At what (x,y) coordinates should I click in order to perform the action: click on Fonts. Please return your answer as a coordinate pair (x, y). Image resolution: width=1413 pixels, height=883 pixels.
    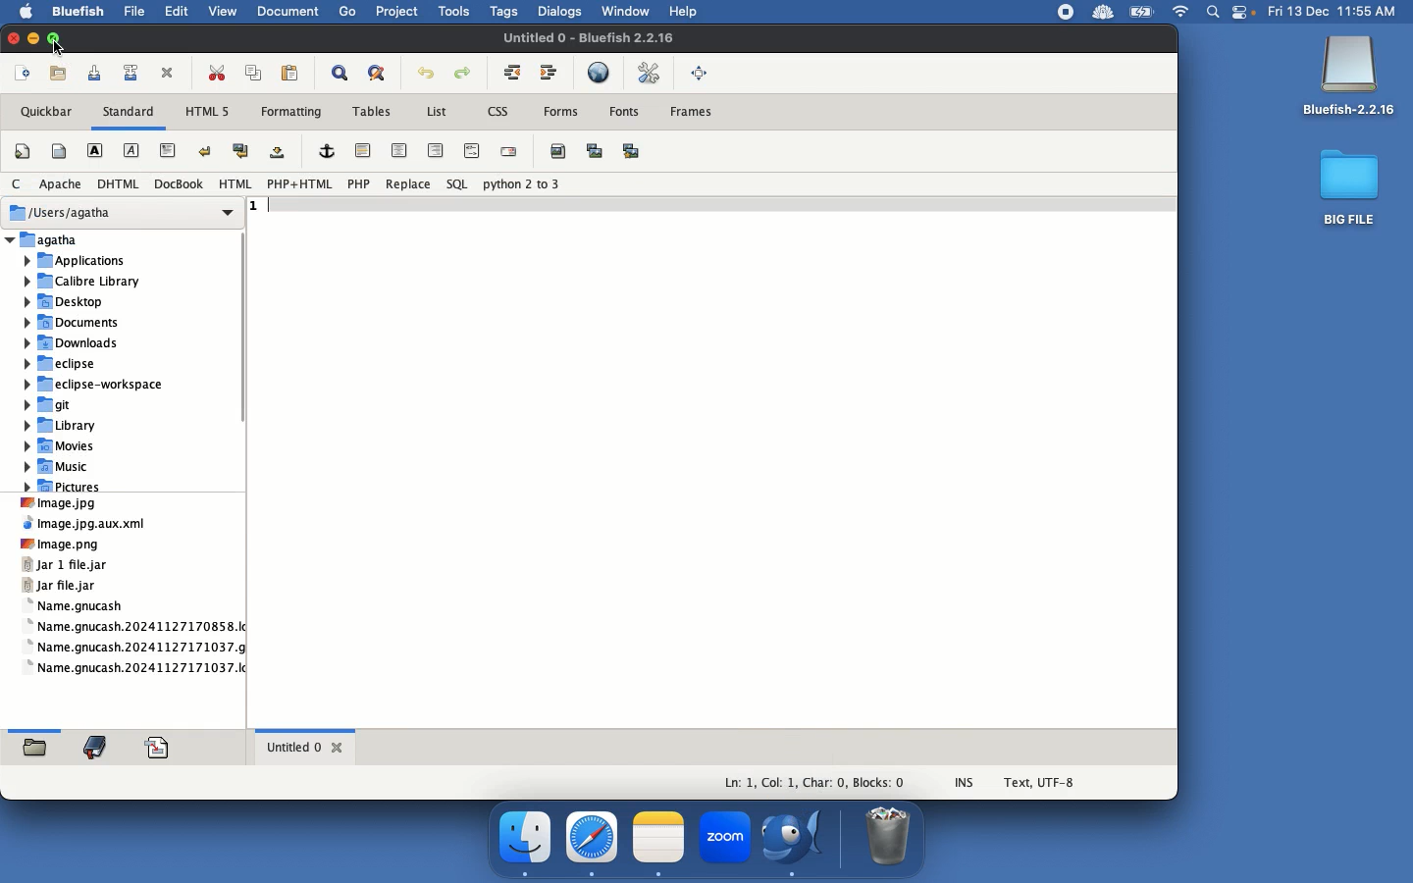
    Looking at the image, I should click on (627, 113).